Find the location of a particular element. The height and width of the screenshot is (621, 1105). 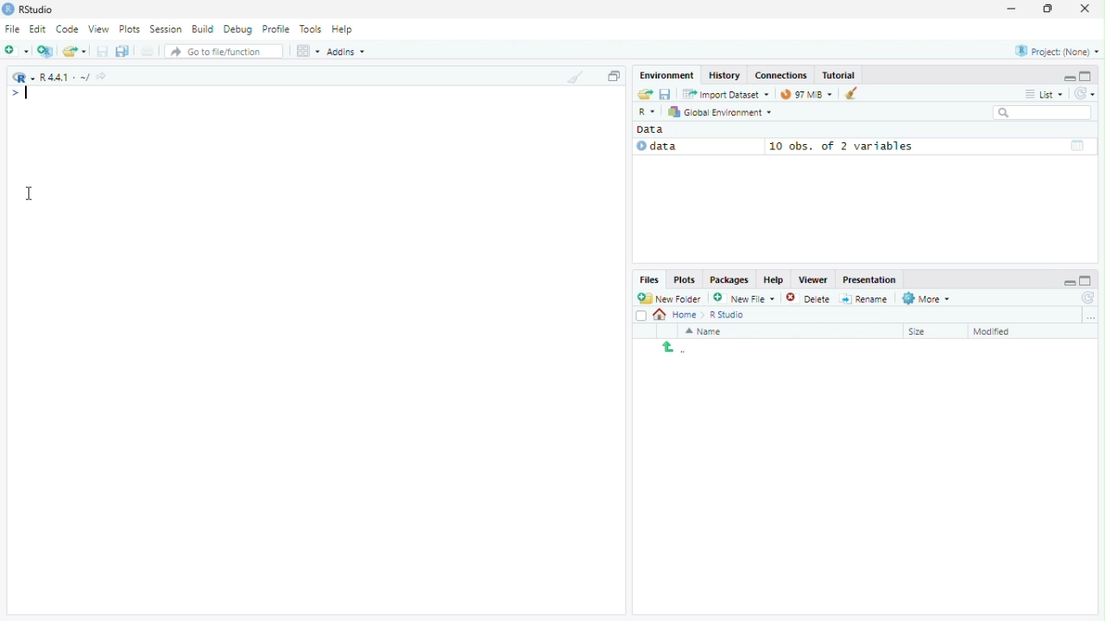

R studio is located at coordinates (727, 315).